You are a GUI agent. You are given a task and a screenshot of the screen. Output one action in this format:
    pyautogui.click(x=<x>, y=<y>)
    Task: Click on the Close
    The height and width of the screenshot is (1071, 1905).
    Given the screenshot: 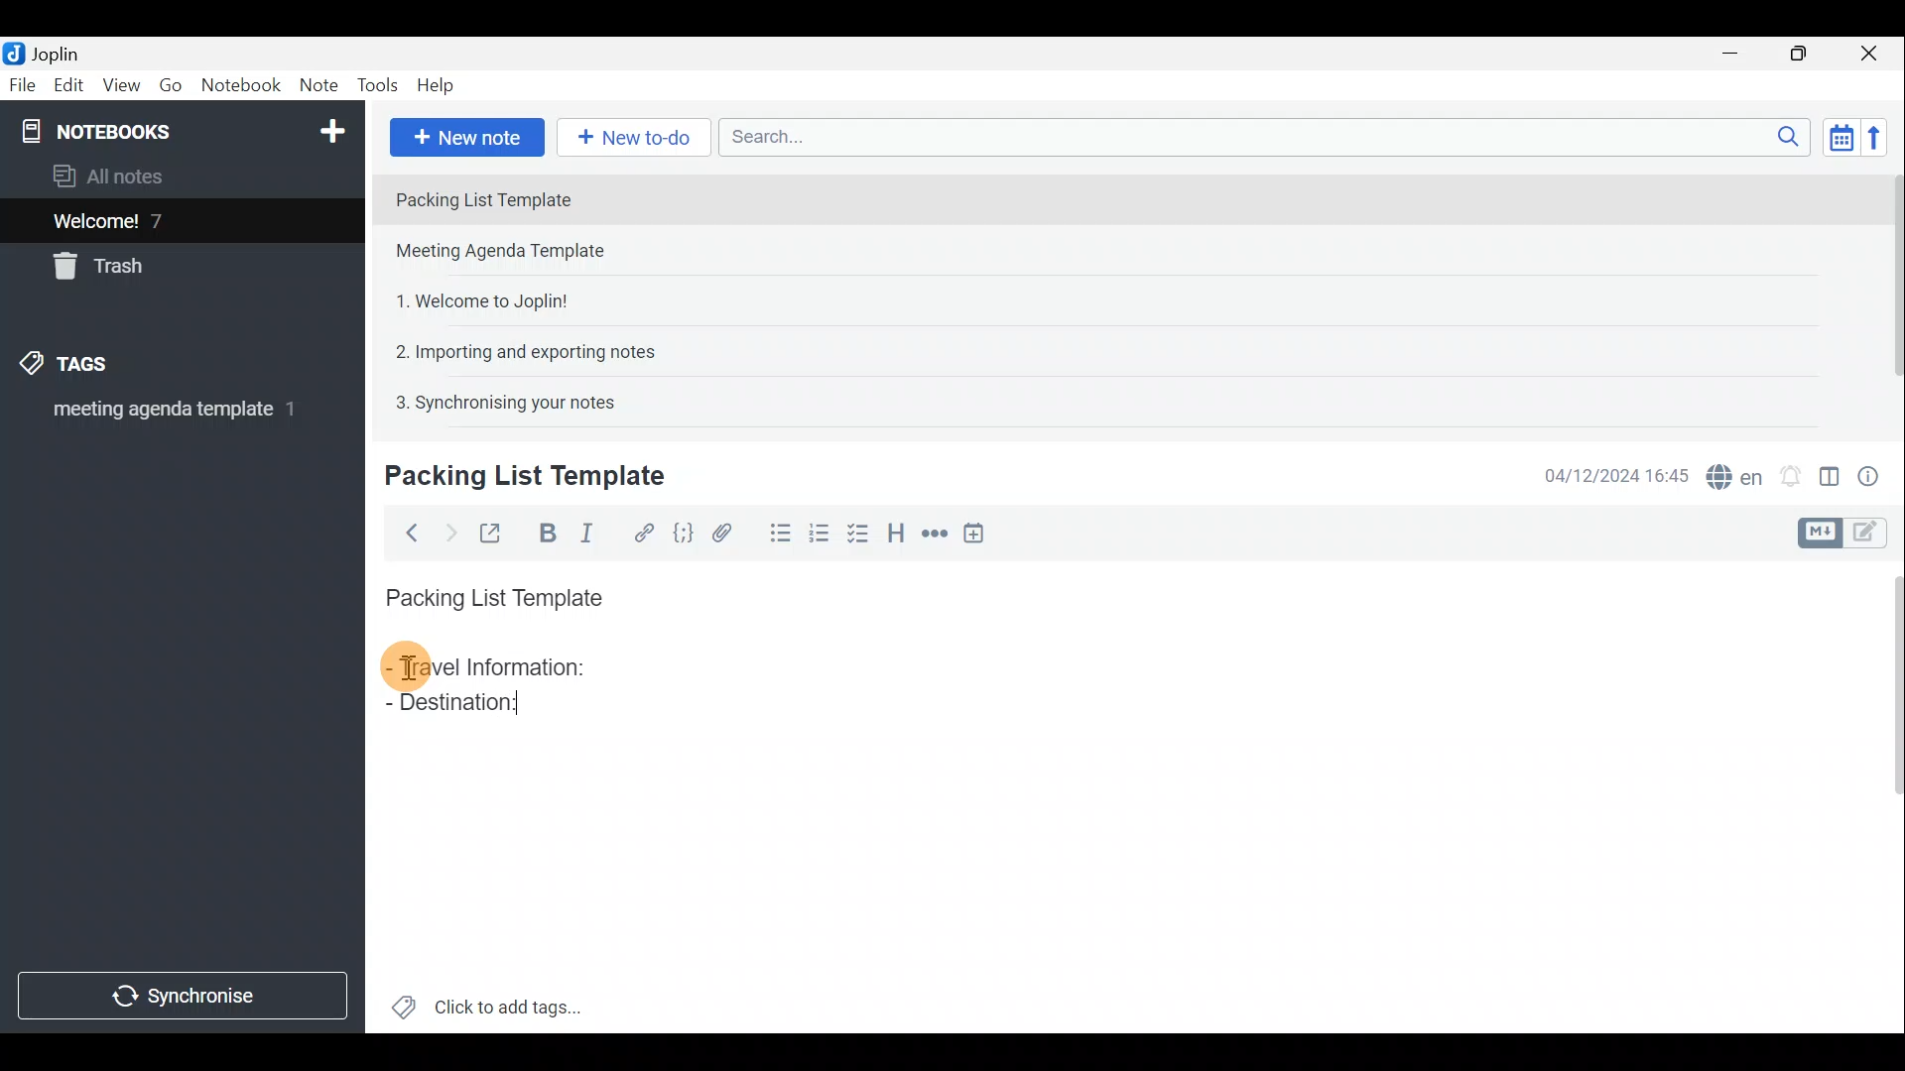 What is the action you would take?
    pyautogui.click(x=1875, y=53)
    